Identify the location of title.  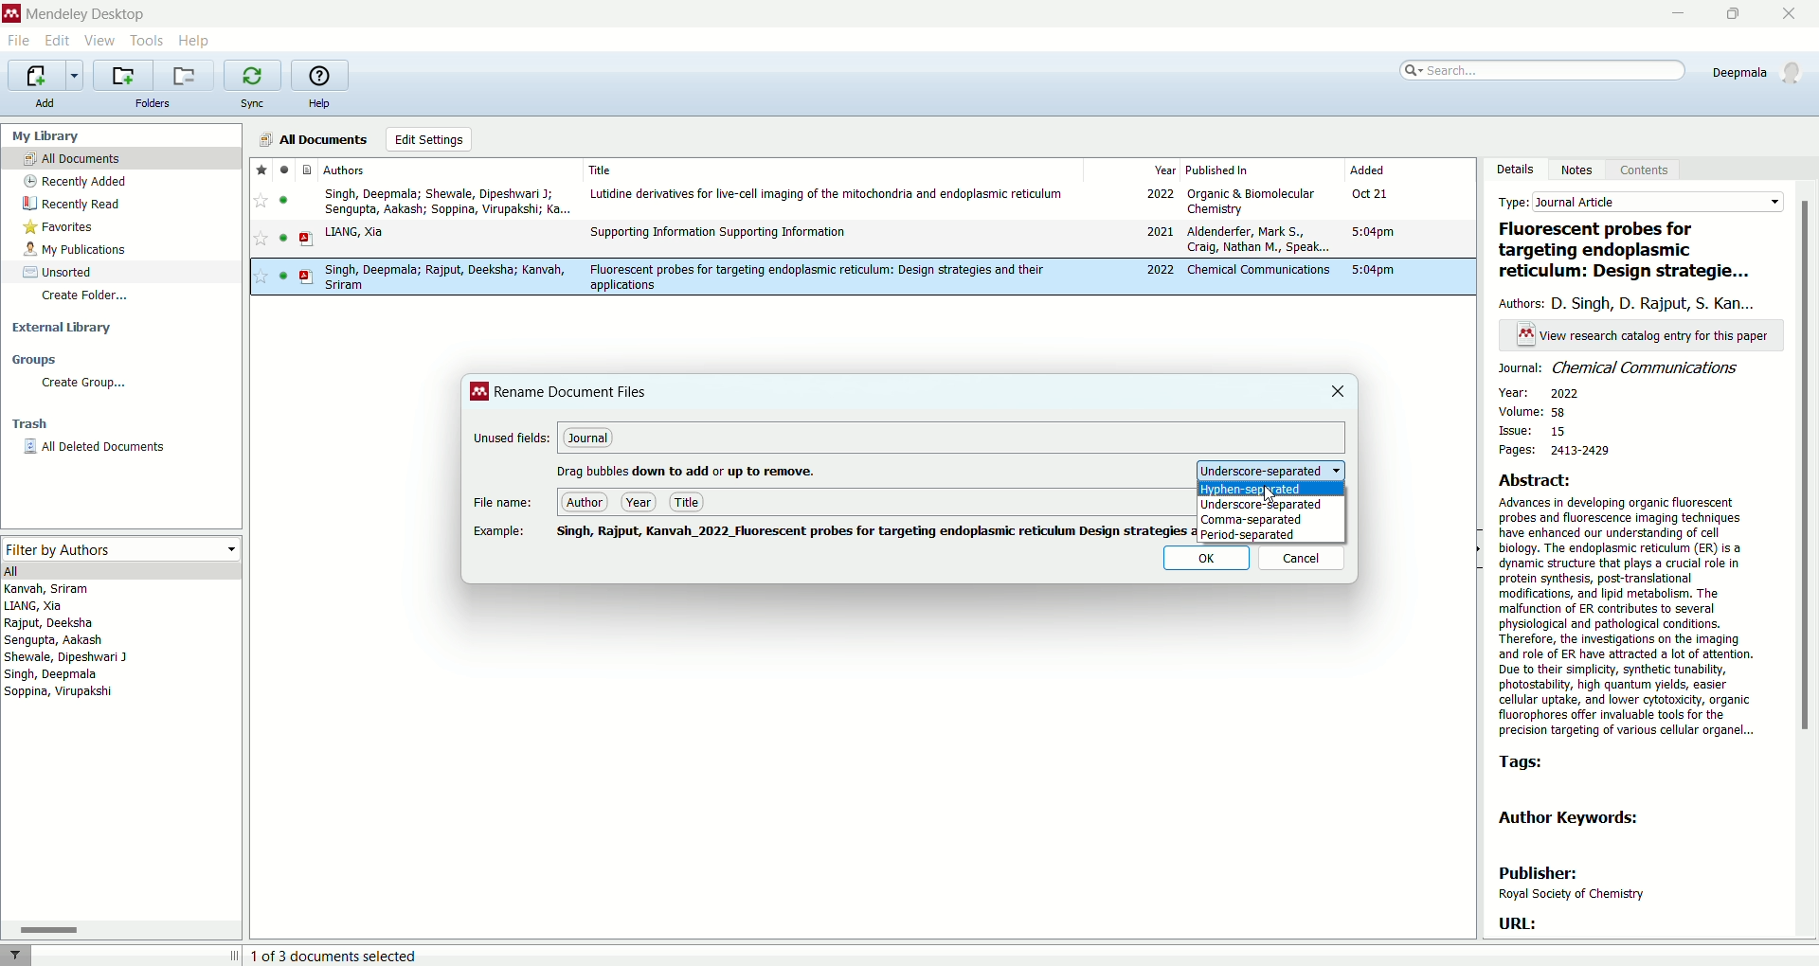
(687, 502).